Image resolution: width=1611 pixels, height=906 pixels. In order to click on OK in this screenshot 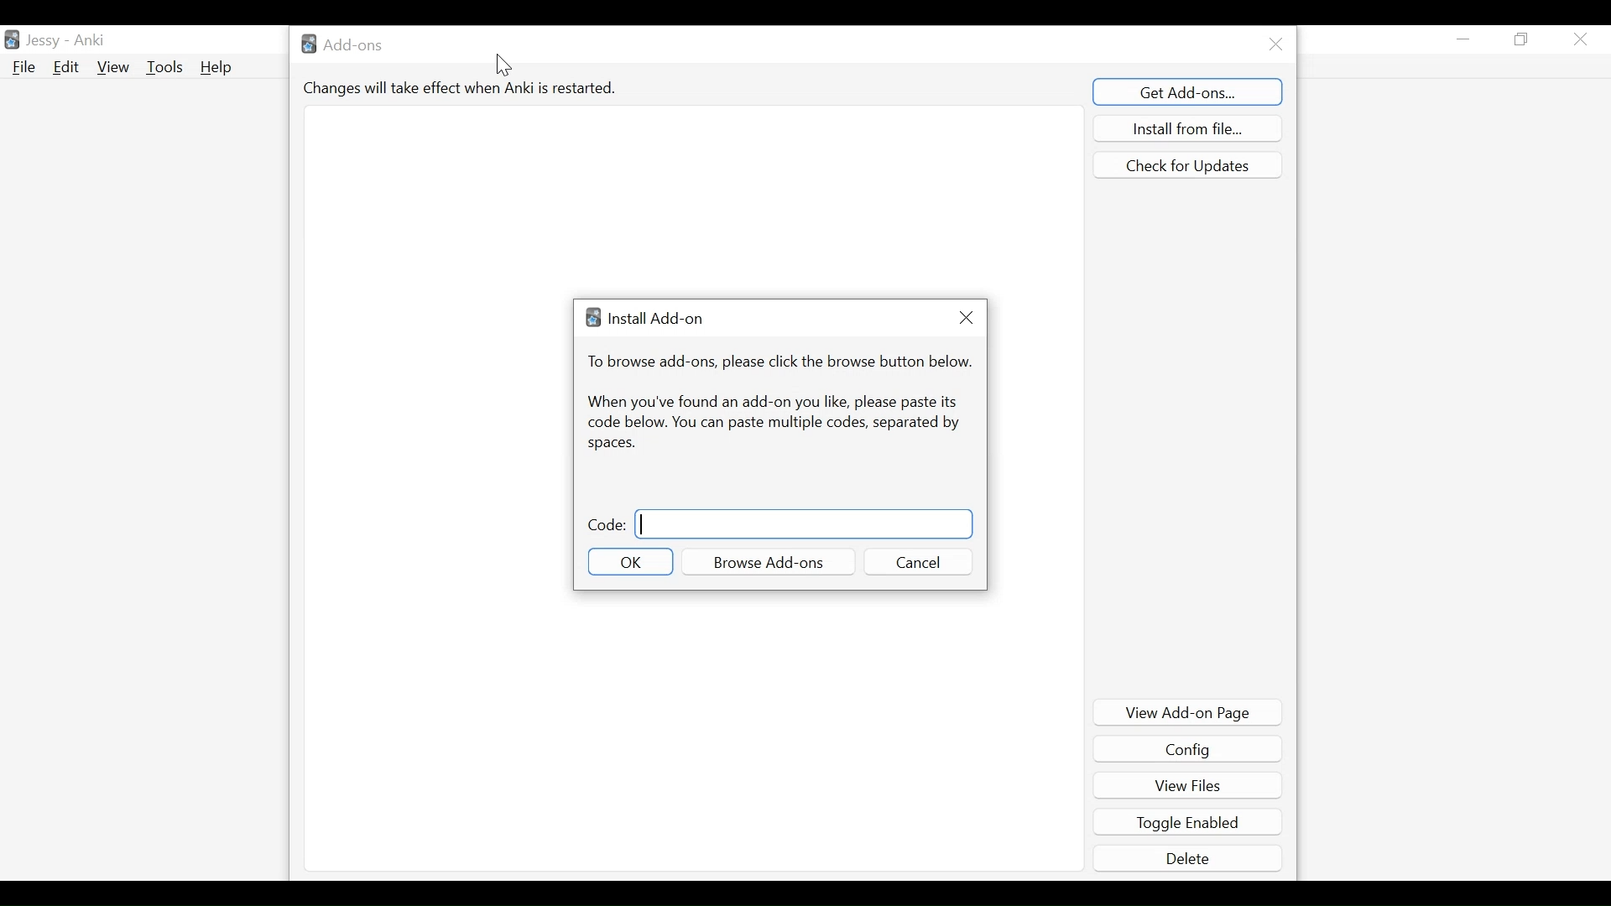, I will do `click(631, 561)`.